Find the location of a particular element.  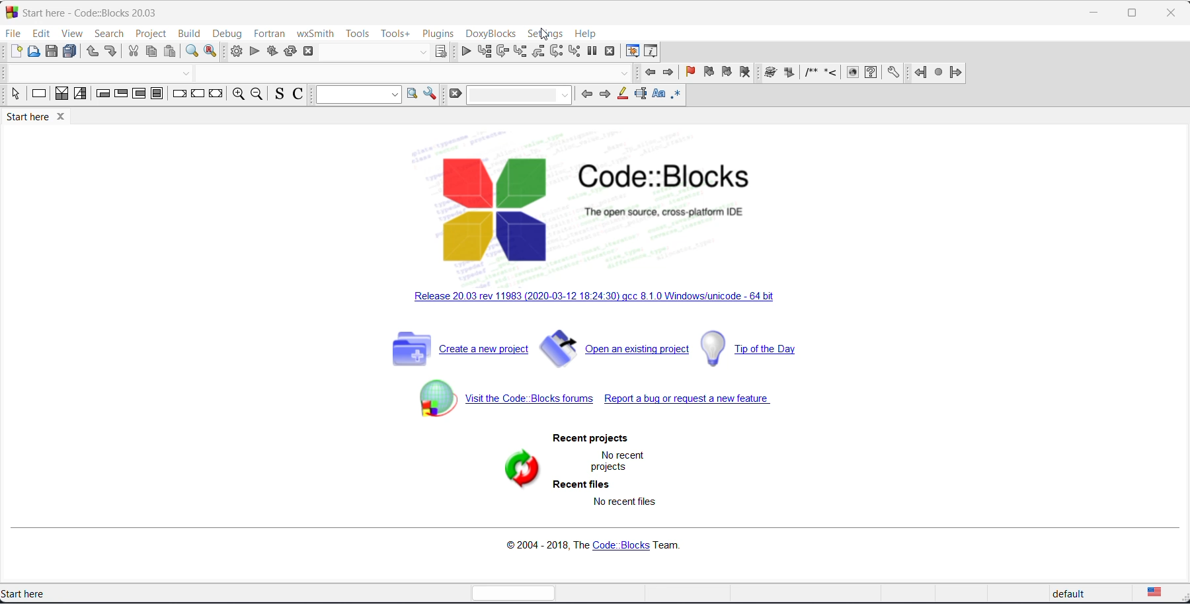

blocks is located at coordinates (852, 71).